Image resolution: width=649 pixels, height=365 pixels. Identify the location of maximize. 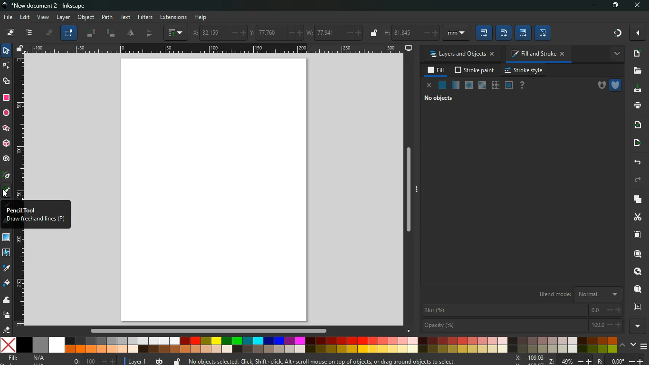
(613, 5).